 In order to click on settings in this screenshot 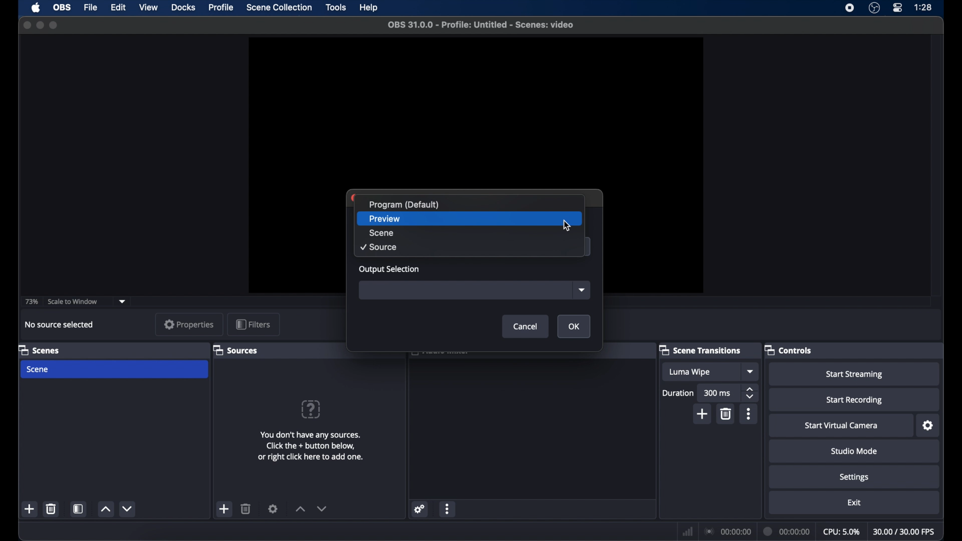, I will do `click(273, 508)`.